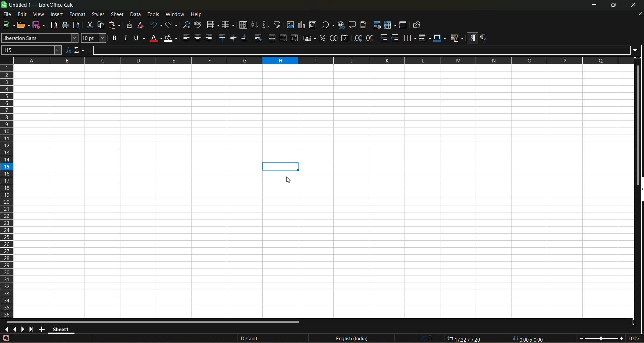 The width and height of the screenshot is (644, 343). Describe the element at coordinates (353, 338) in the screenshot. I see `text language` at that location.